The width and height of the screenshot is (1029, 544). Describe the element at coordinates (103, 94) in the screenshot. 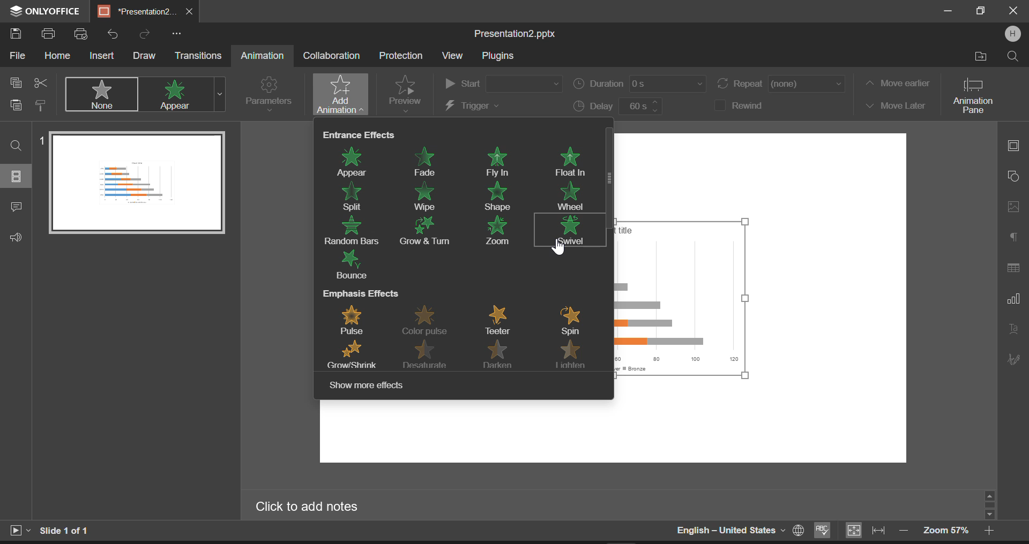

I see `None` at that location.